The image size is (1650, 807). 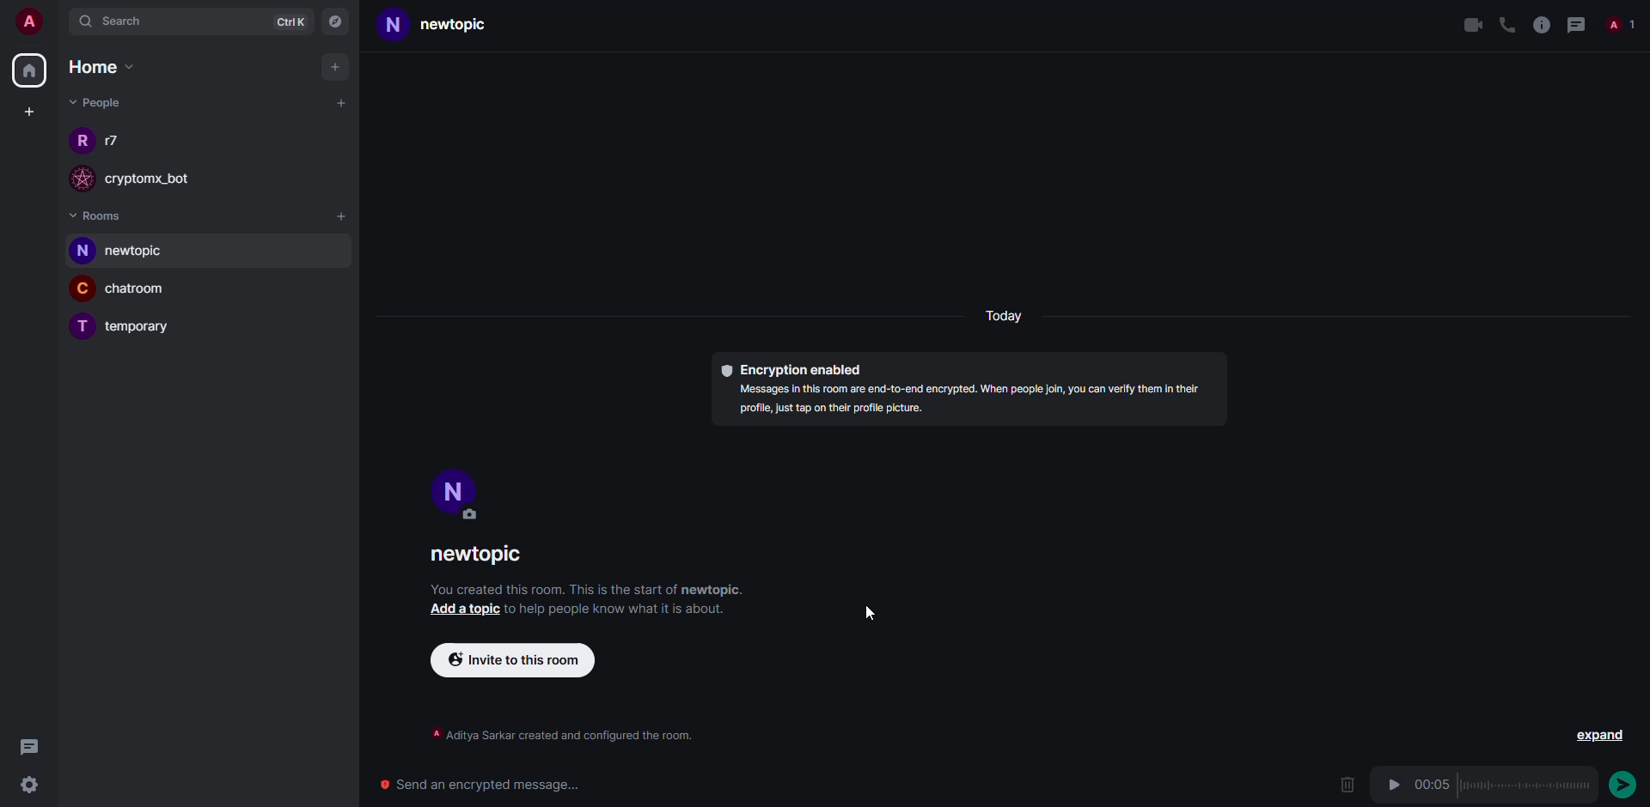 I want to click on people, so click(x=1621, y=24).